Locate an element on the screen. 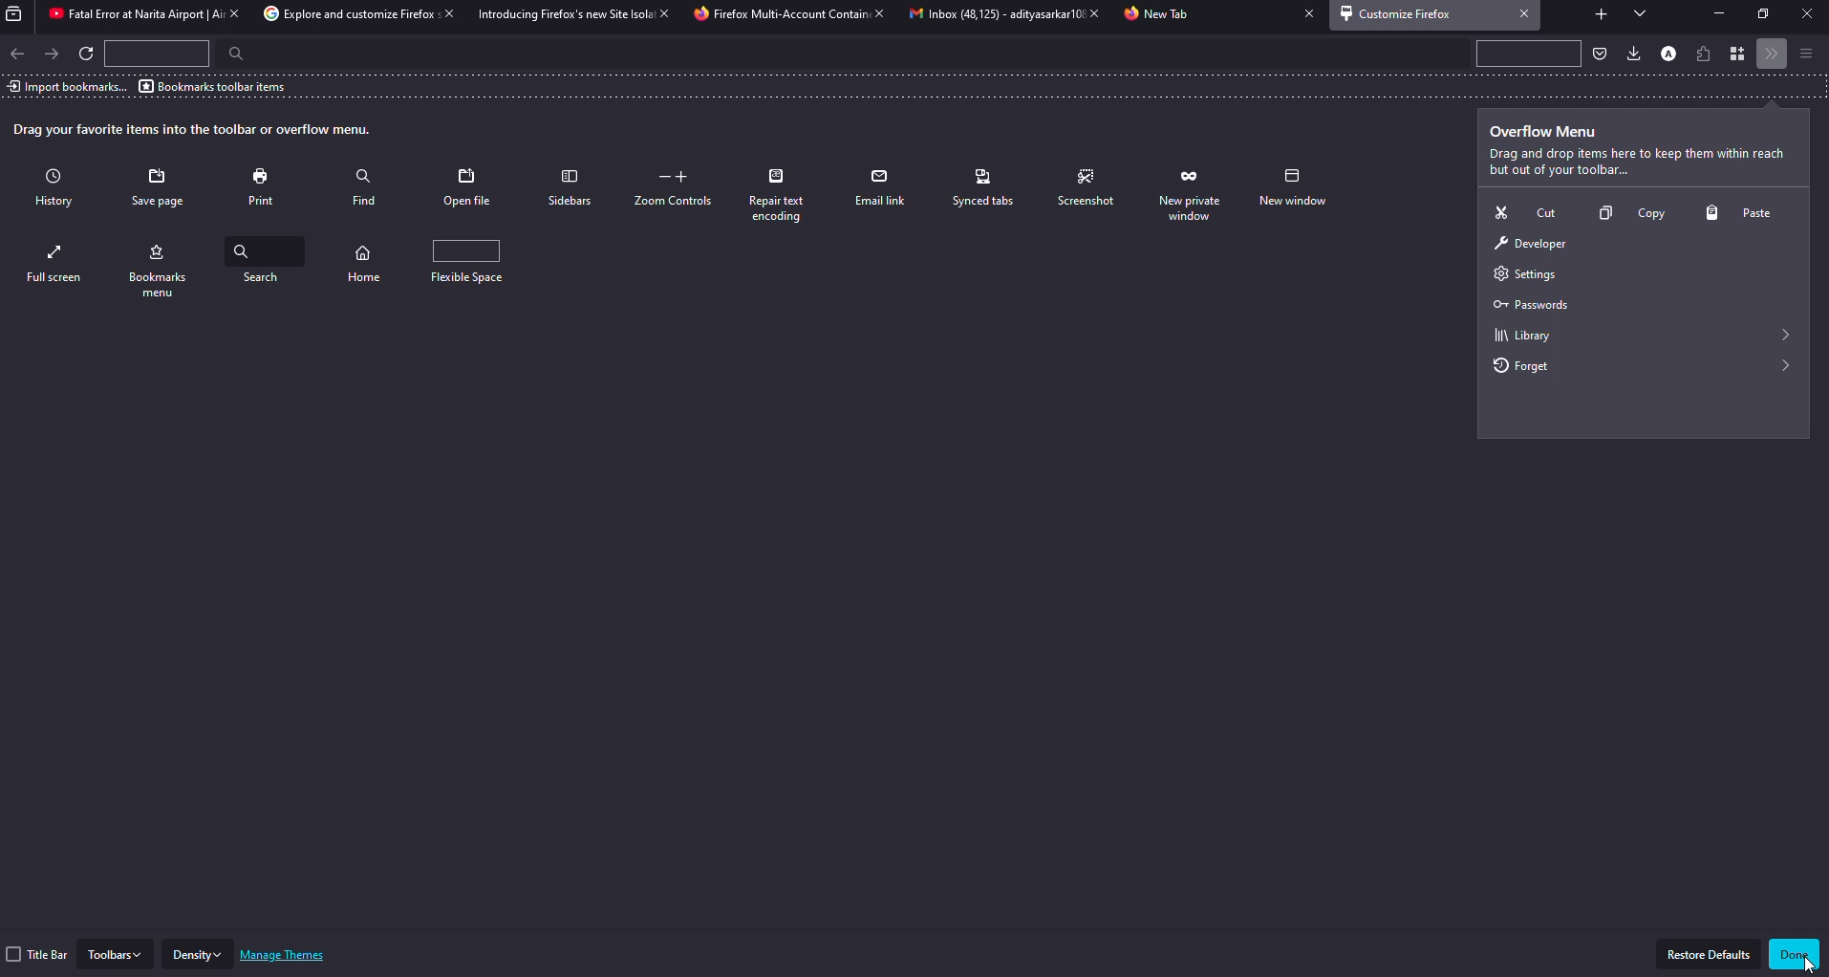  tab is located at coordinates (984, 15).